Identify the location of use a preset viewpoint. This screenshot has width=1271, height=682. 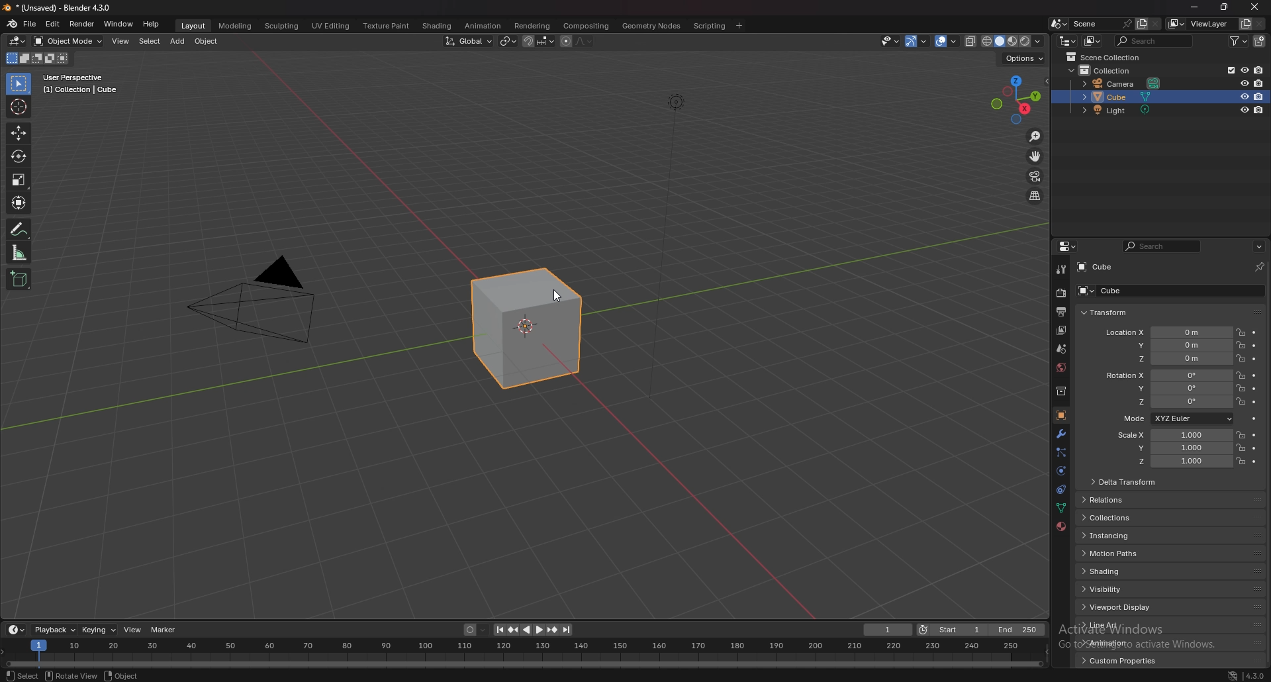
(1016, 99).